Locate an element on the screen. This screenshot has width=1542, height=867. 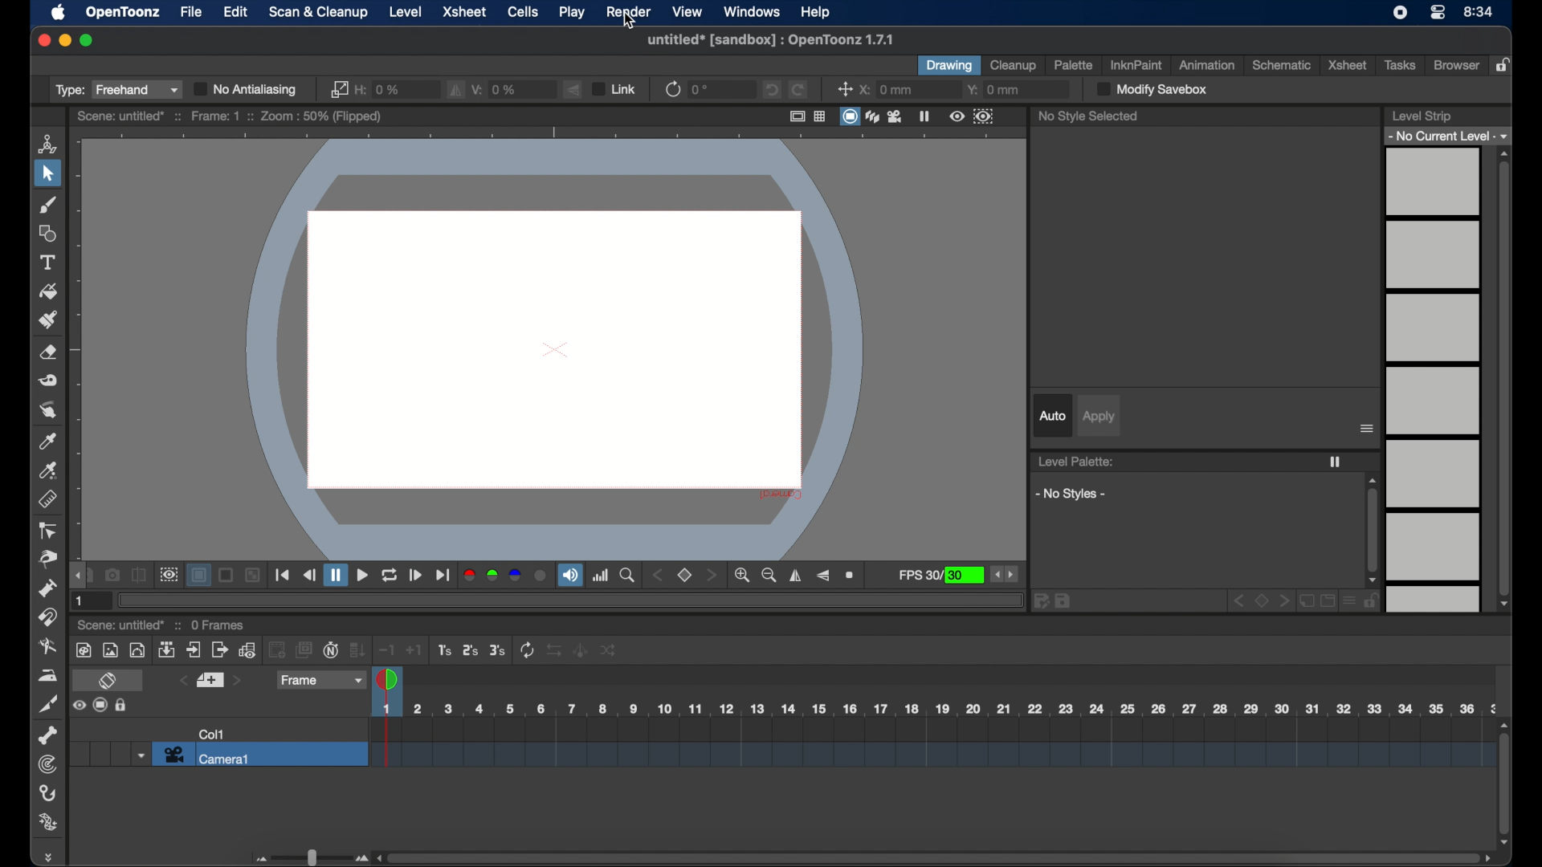
histogram is located at coordinates (601, 575).